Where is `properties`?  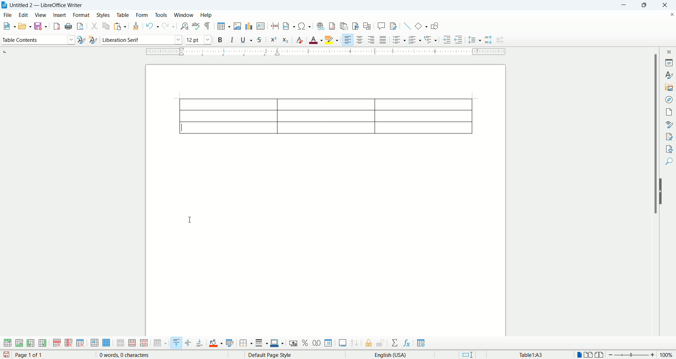 properties is located at coordinates (670, 63).